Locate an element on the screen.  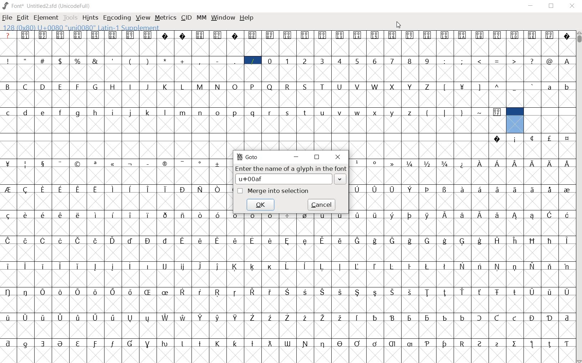
Symbol is located at coordinates (61, 189).